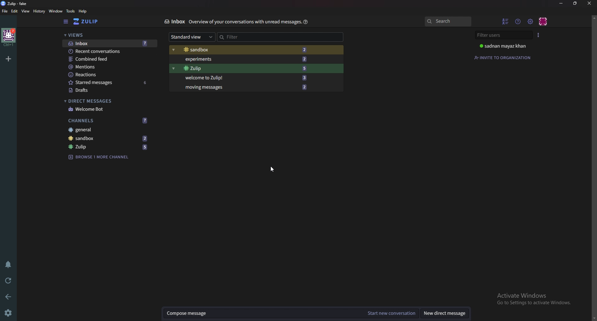  I want to click on personal menu, so click(544, 21).